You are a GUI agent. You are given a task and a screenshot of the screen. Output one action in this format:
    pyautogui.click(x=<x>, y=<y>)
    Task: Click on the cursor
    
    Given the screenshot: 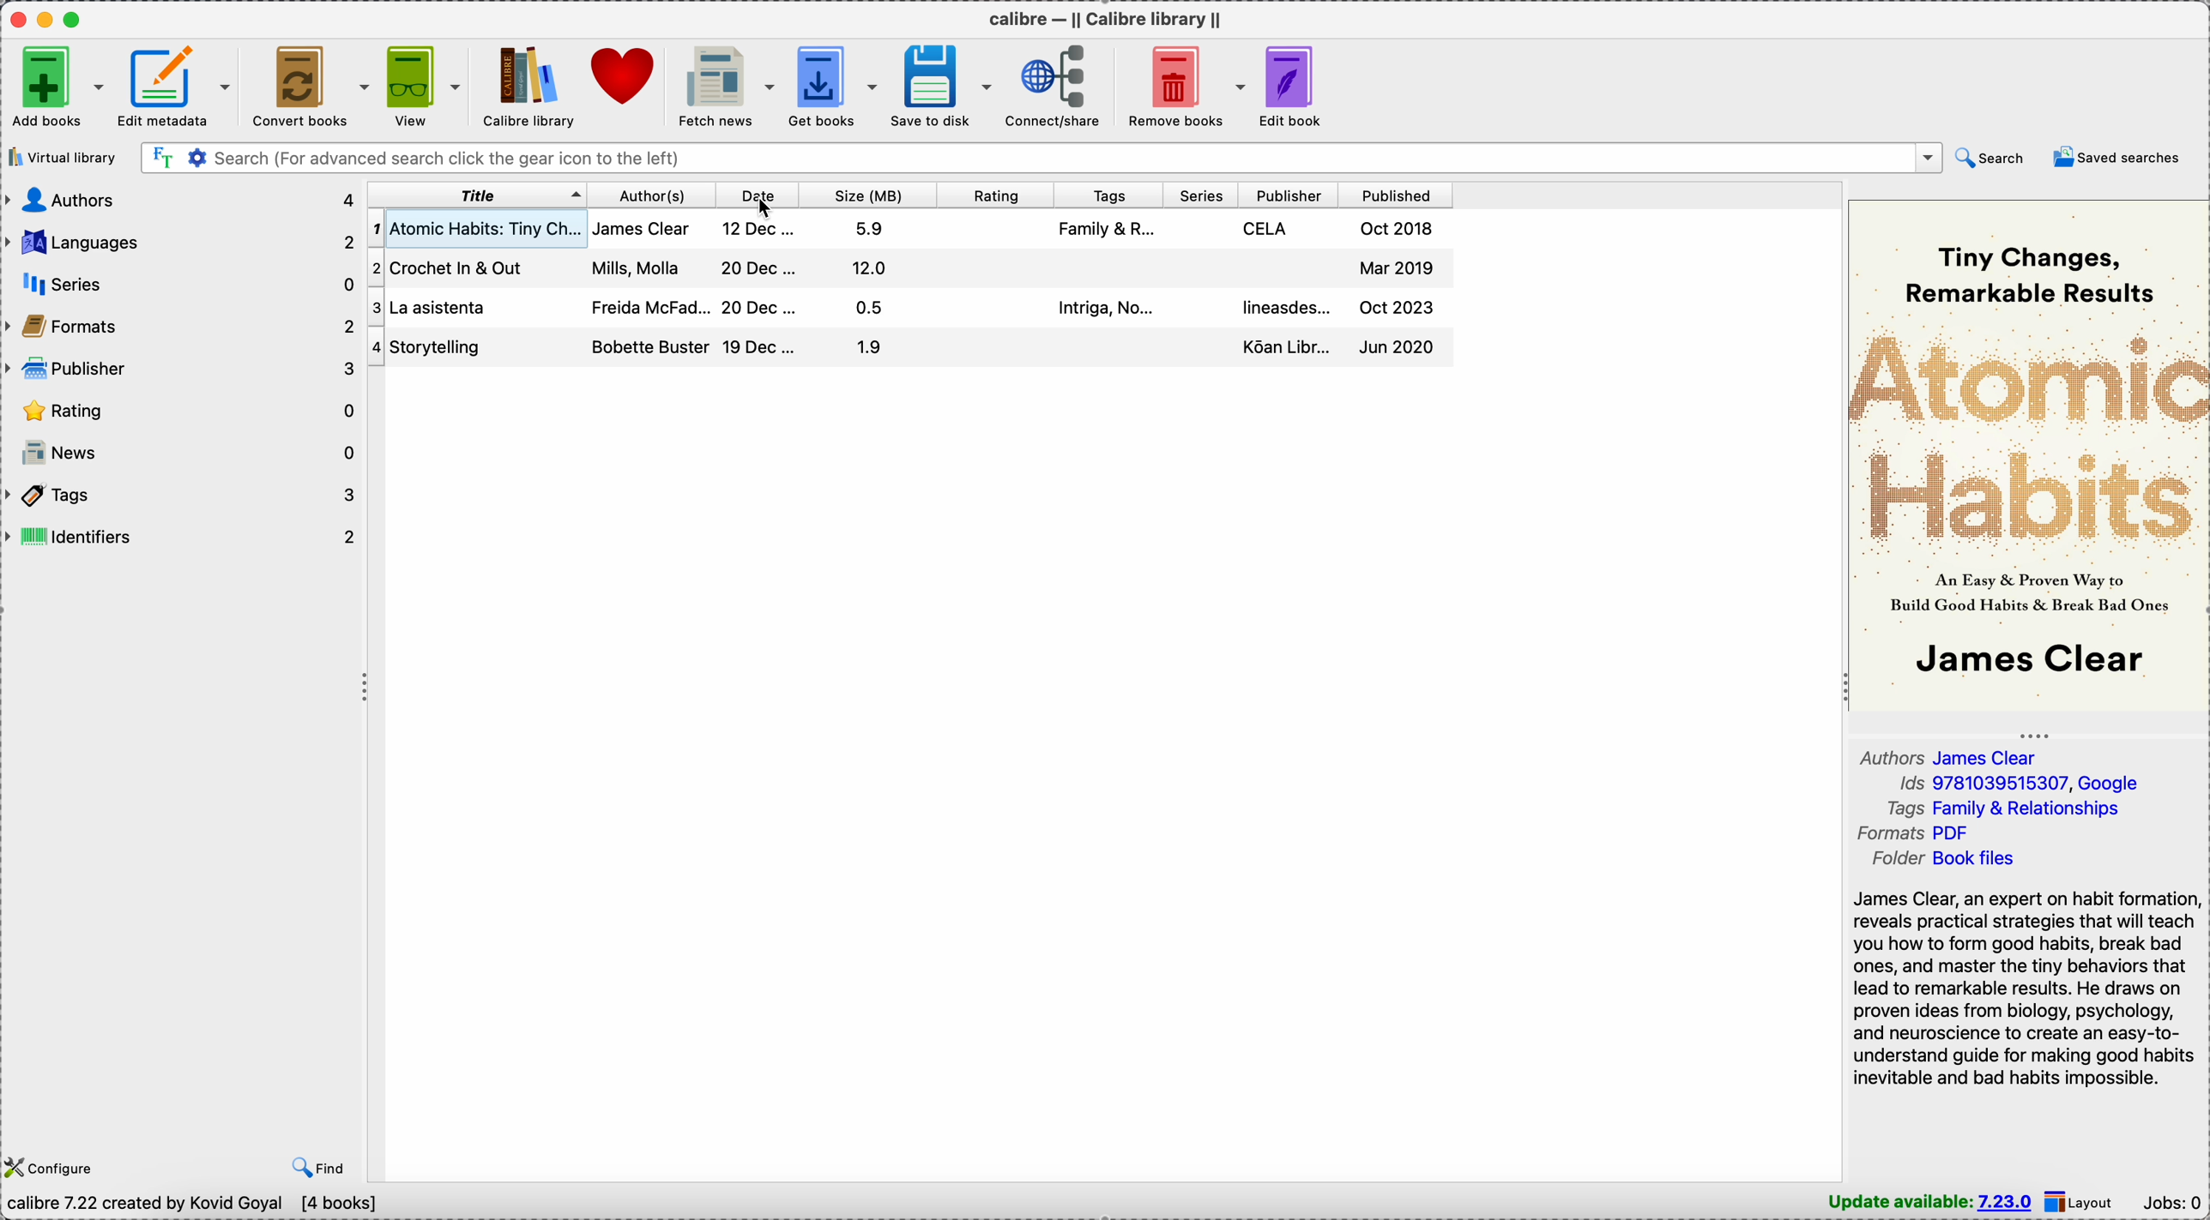 What is the action you would take?
    pyautogui.click(x=770, y=207)
    